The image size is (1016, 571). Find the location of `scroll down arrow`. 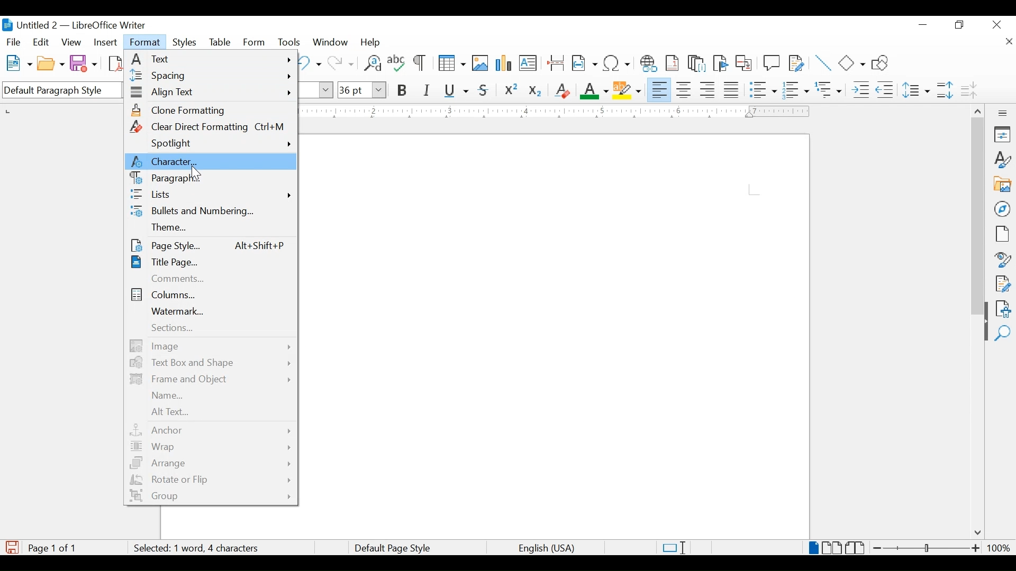

scroll down arrow is located at coordinates (976, 533).